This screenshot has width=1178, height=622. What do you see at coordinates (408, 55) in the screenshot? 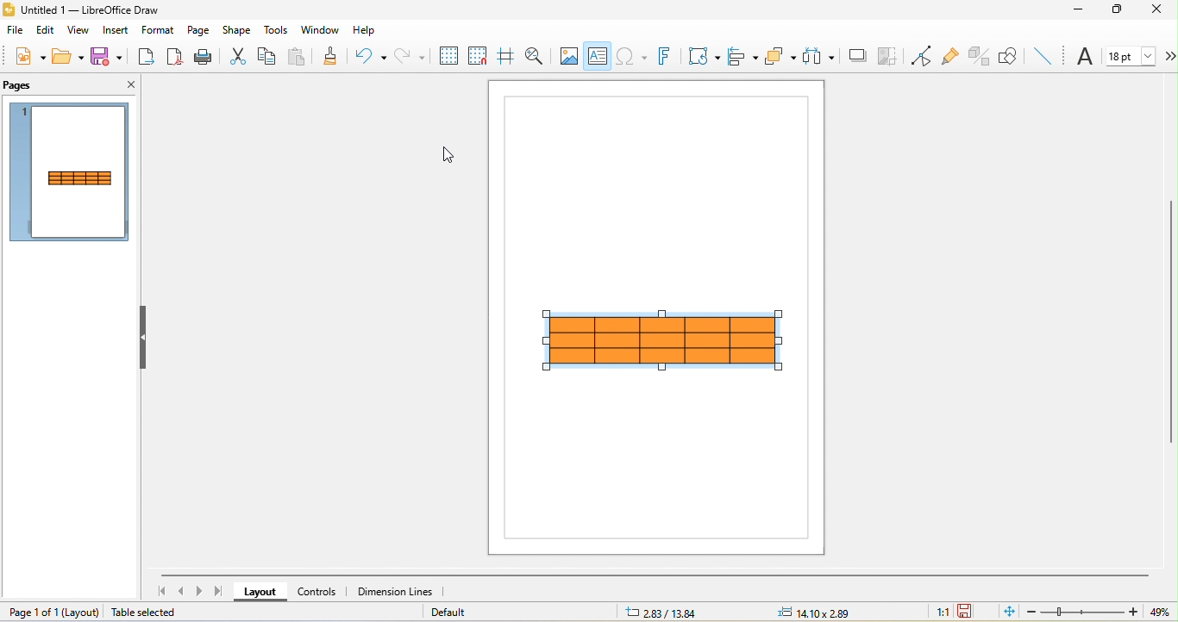
I see `redo` at bounding box center [408, 55].